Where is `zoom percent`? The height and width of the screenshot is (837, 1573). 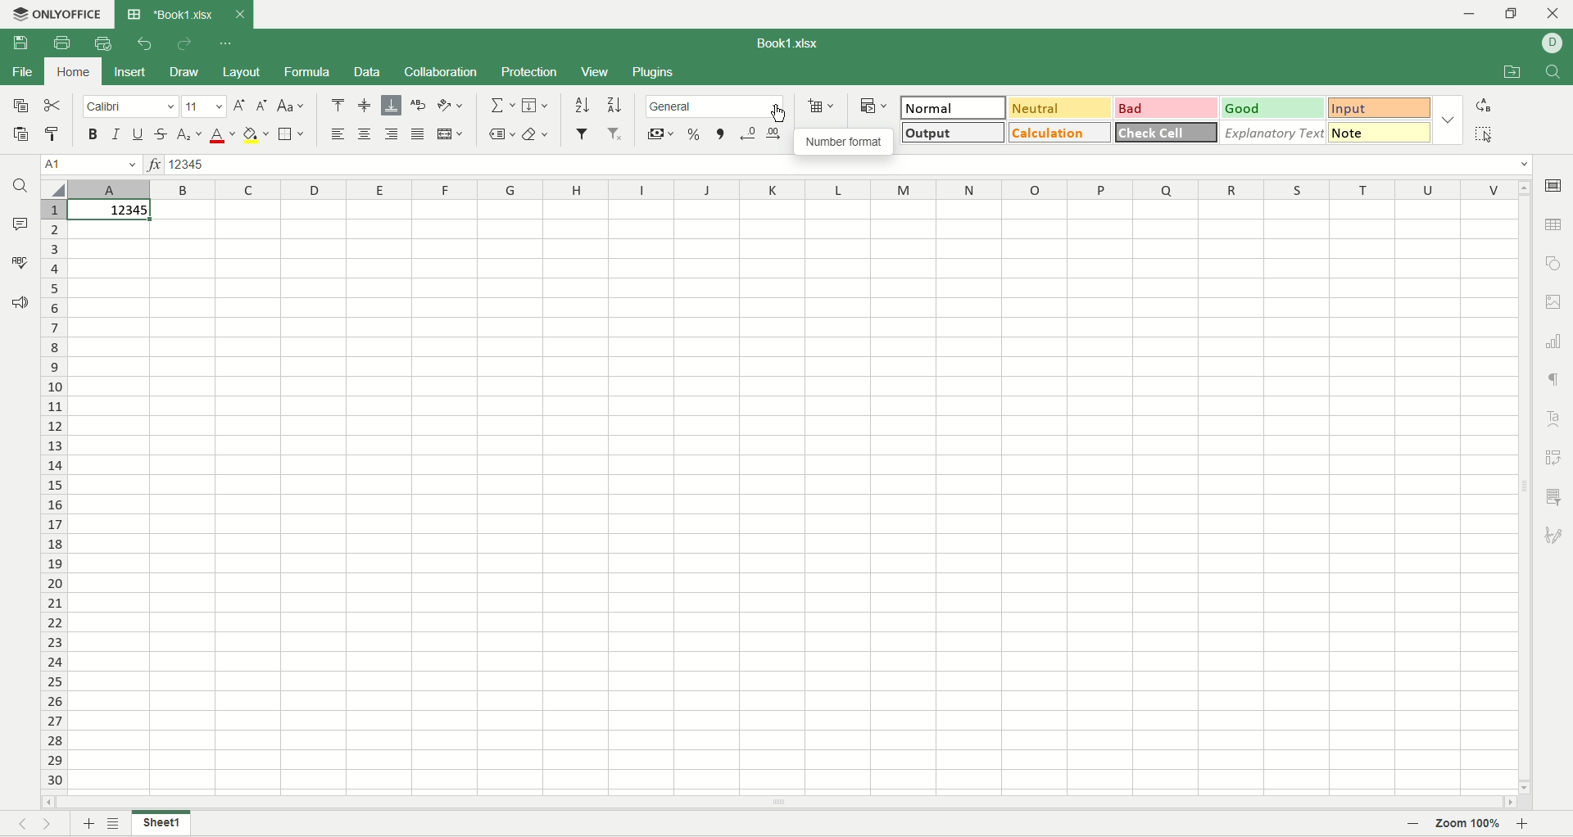
zoom percent is located at coordinates (1466, 825).